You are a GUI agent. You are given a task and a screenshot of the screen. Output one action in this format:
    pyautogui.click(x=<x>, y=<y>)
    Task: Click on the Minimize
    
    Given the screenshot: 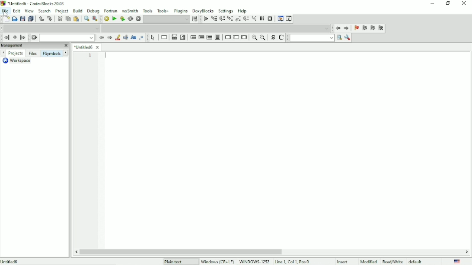 What is the action you would take?
    pyautogui.click(x=431, y=4)
    